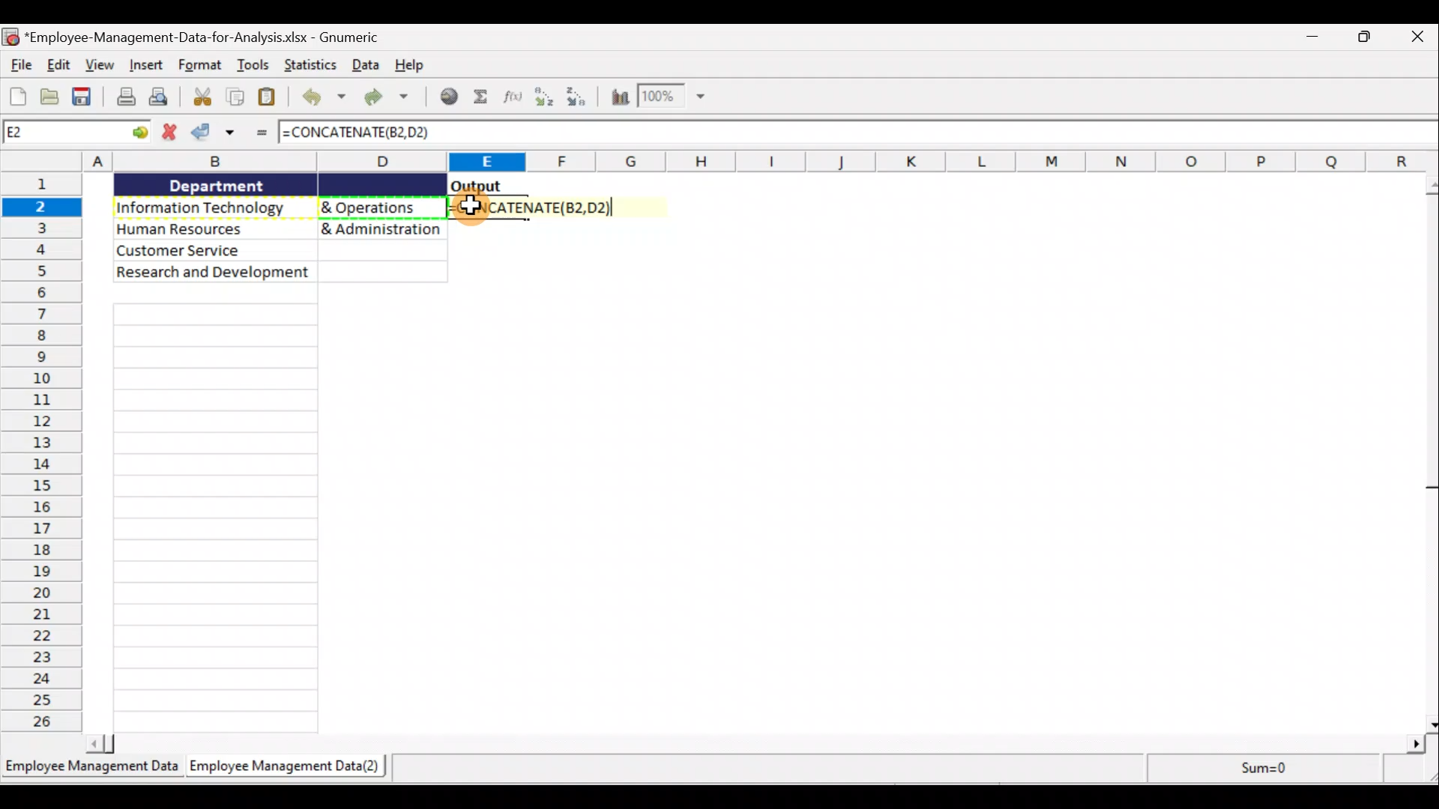 This screenshot has height=809, width=1439. What do you see at coordinates (51, 96) in the screenshot?
I see `Open a file` at bounding box center [51, 96].